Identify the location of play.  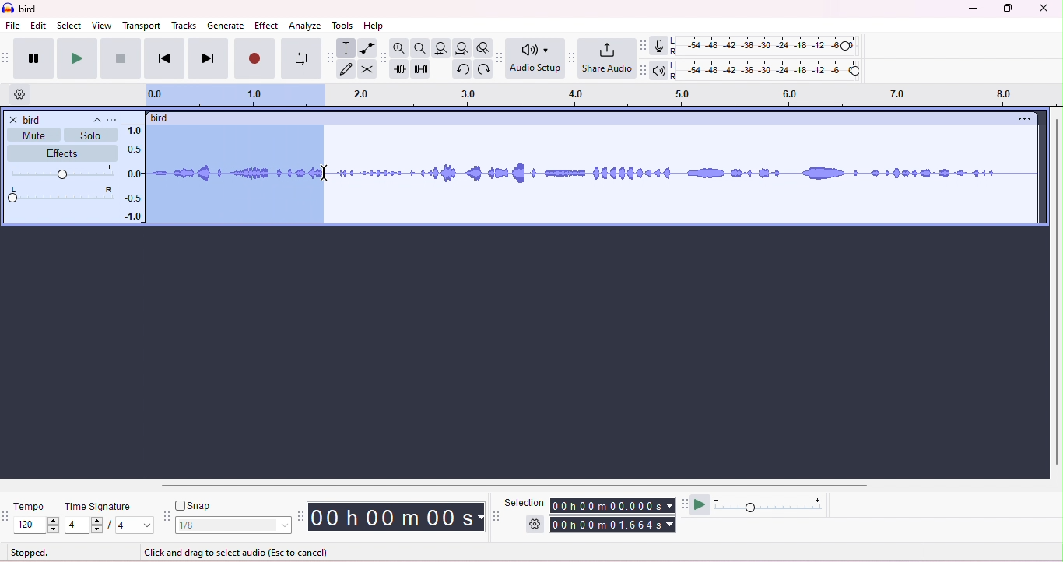
(77, 59).